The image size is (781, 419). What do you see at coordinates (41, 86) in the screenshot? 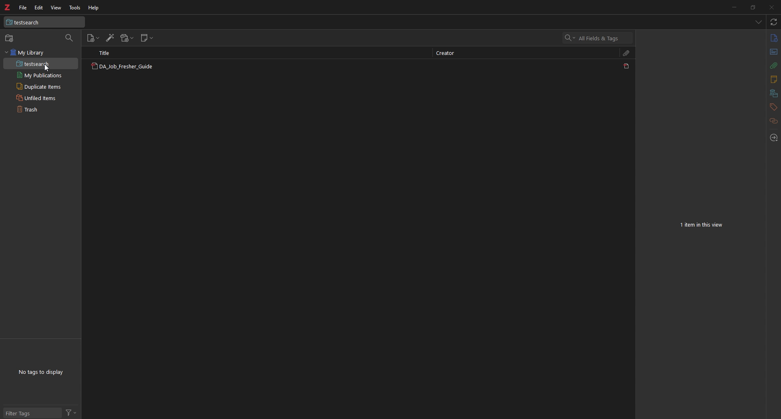
I see `duplicate items` at bounding box center [41, 86].